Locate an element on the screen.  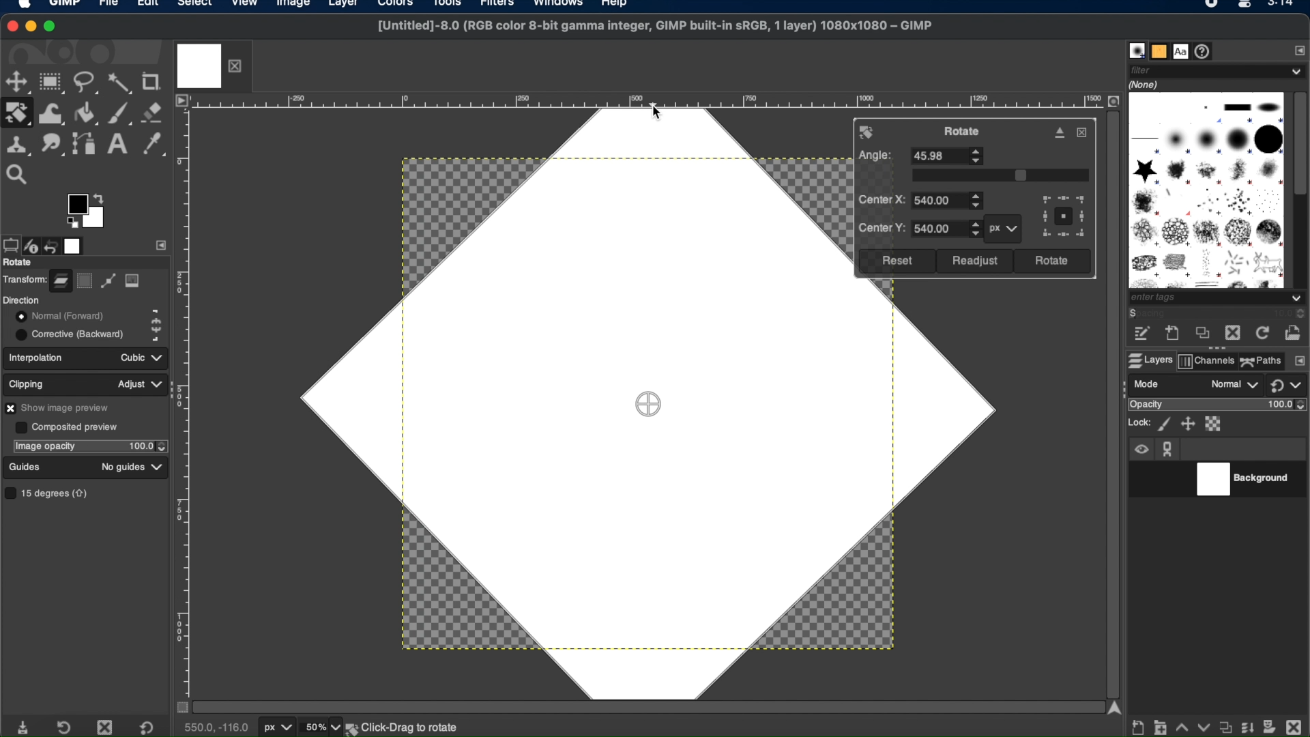
open brush as image is located at coordinates (1294, 330).